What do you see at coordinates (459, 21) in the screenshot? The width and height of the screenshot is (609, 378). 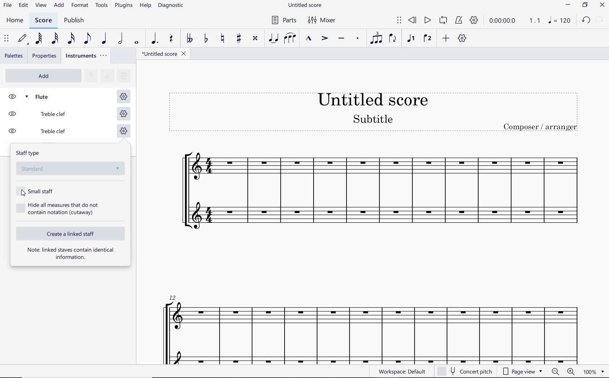 I see `METRONOME` at bounding box center [459, 21].